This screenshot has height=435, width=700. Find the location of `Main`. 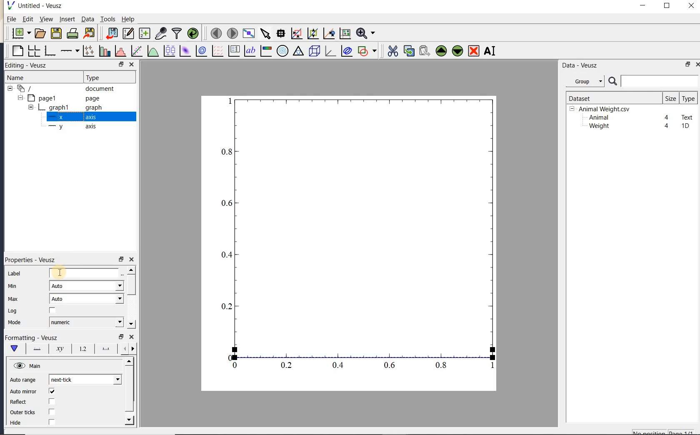

Main is located at coordinates (28, 366).